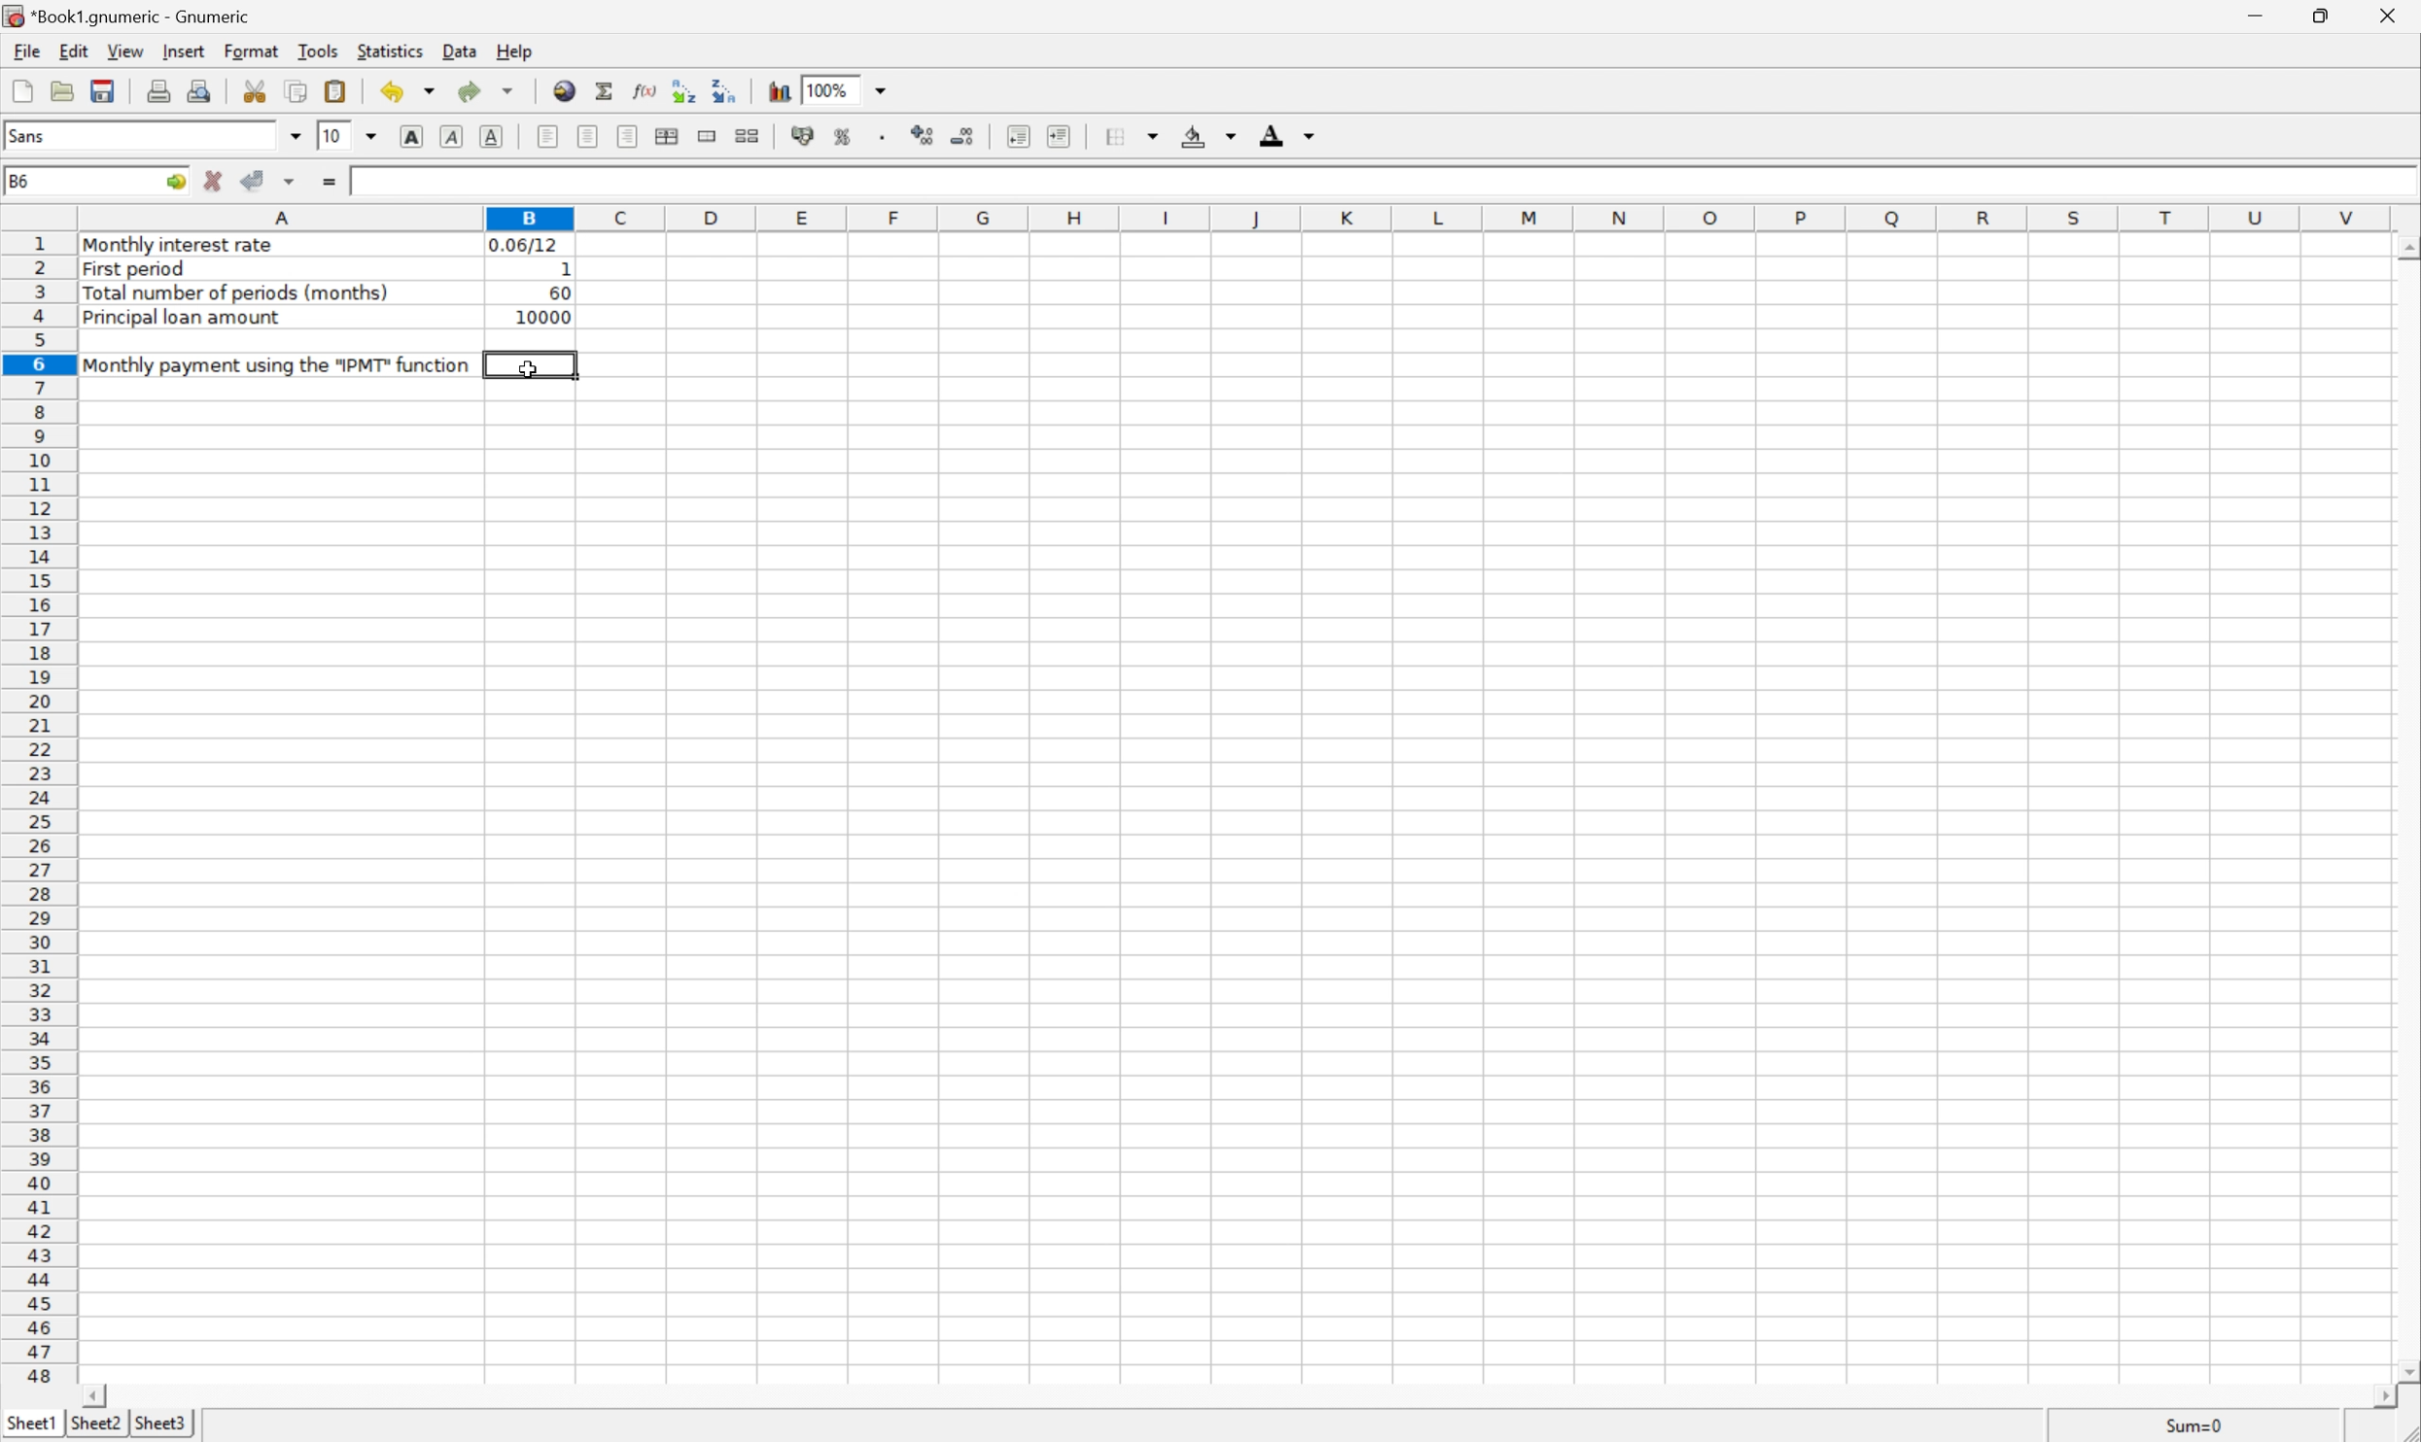 Image resolution: width=2421 pixels, height=1442 pixels. What do you see at coordinates (32, 1423) in the screenshot?
I see `Sheet1` at bounding box center [32, 1423].